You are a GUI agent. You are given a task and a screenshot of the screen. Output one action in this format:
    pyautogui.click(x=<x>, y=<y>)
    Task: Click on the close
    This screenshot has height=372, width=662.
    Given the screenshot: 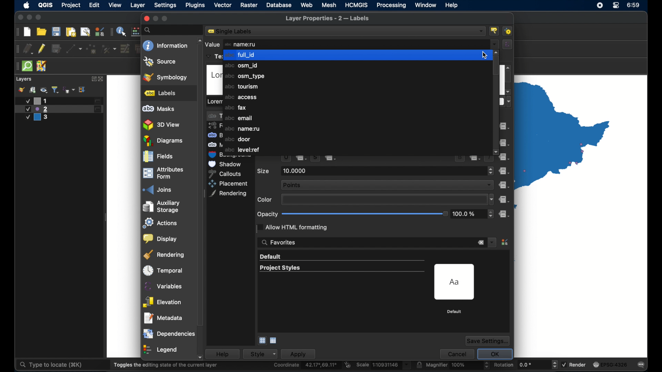 What is the action you would take?
    pyautogui.click(x=146, y=19)
    